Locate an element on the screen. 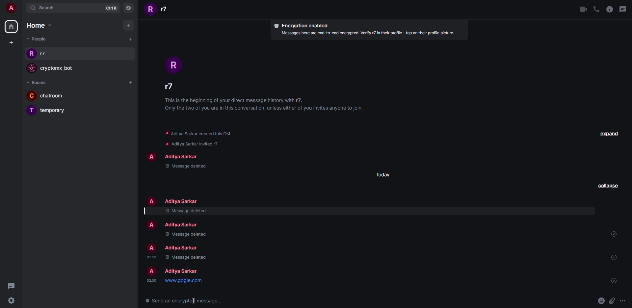 This screenshot has width=632, height=308. info is located at coordinates (265, 103).